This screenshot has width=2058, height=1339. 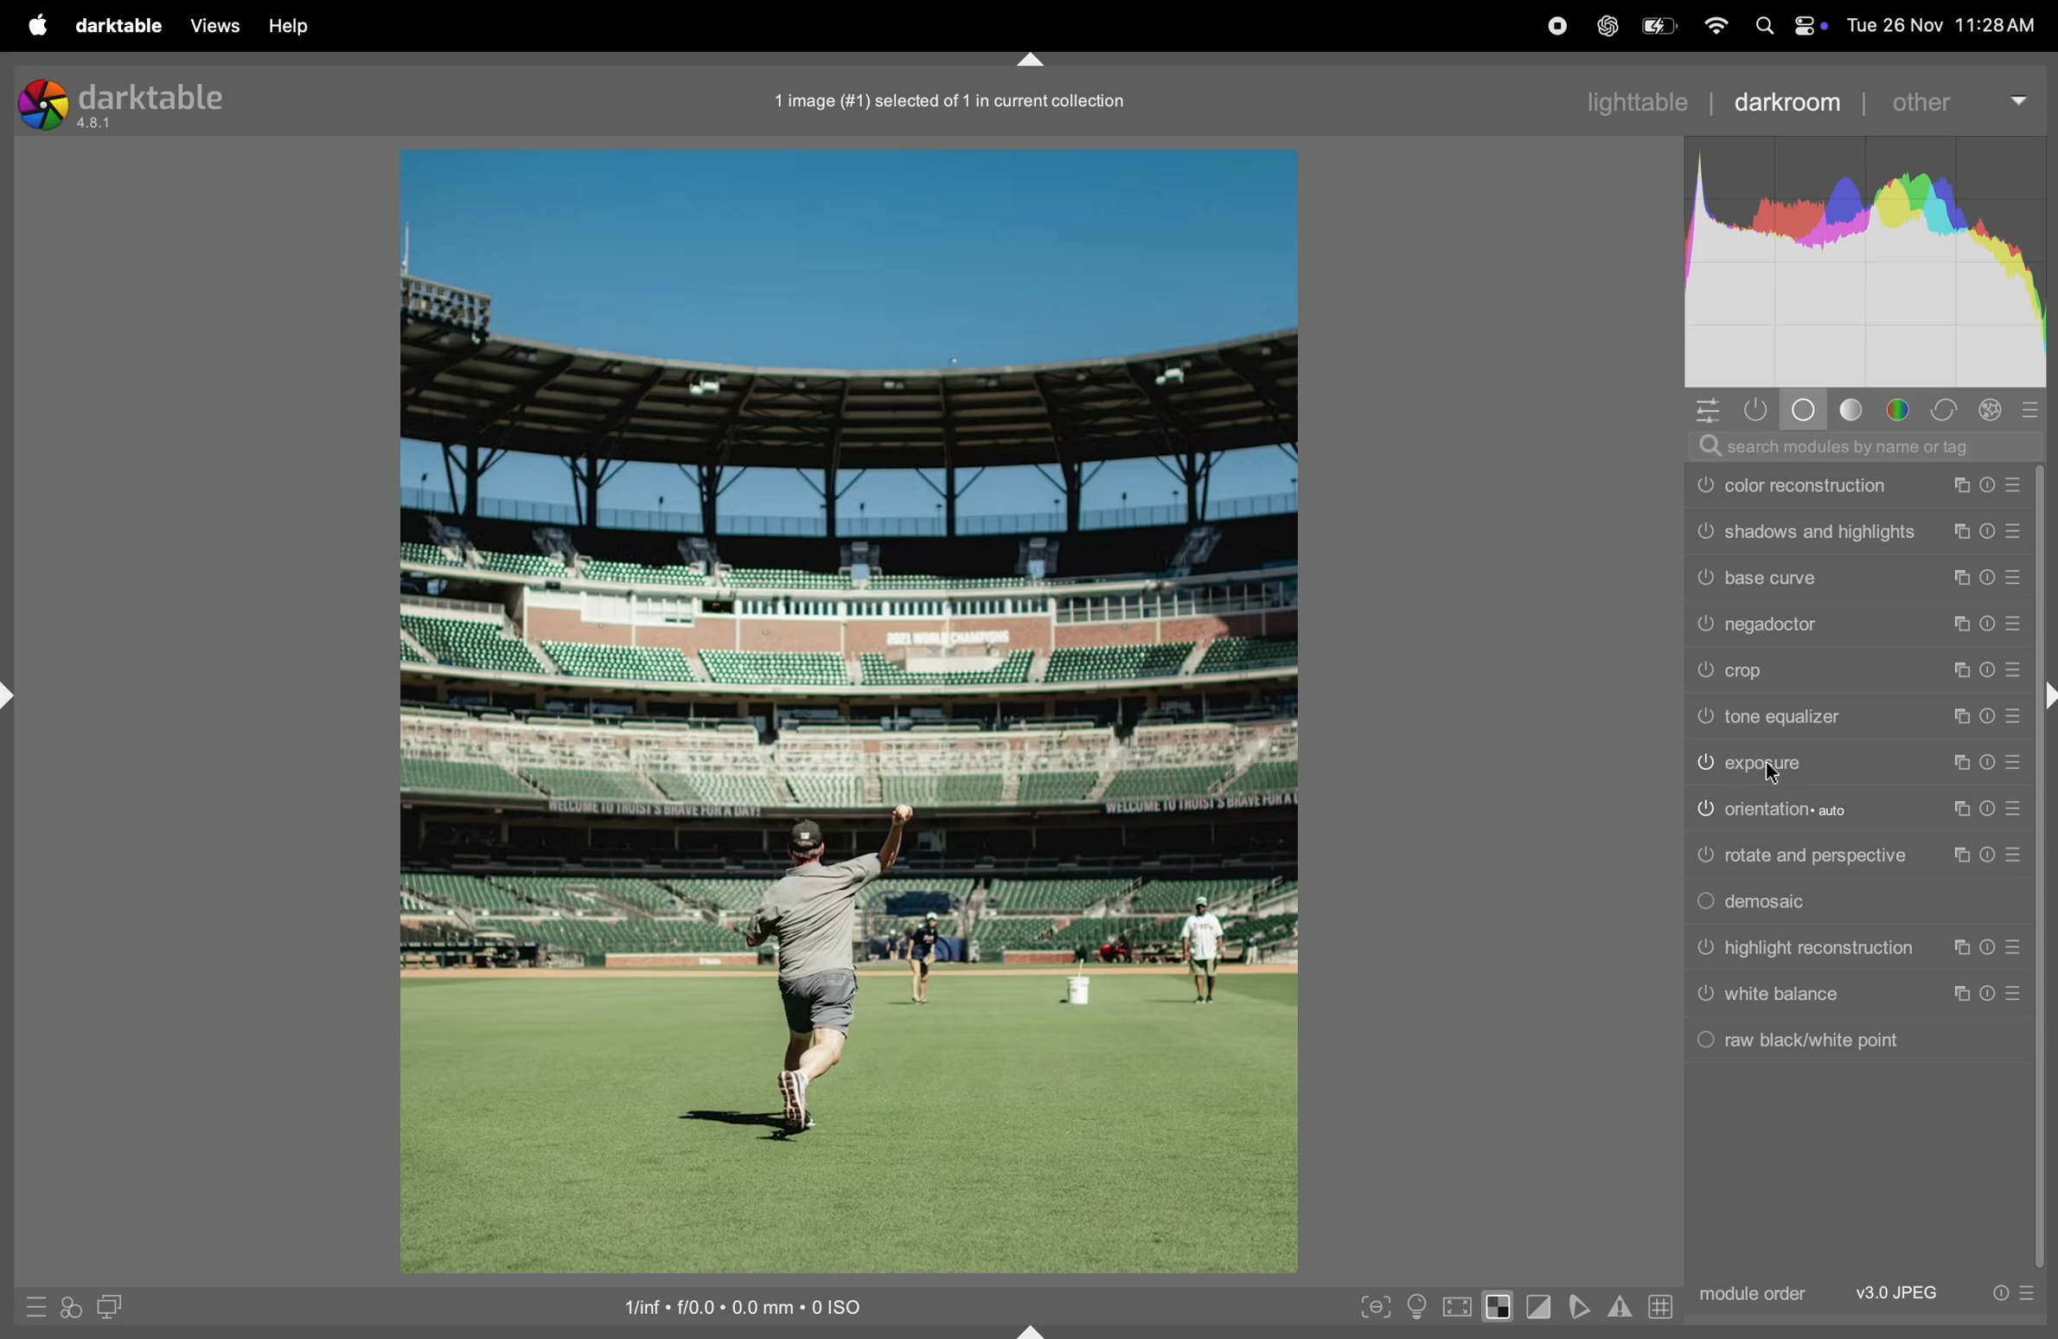 I want to click on base, so click(x=1806, y=409).